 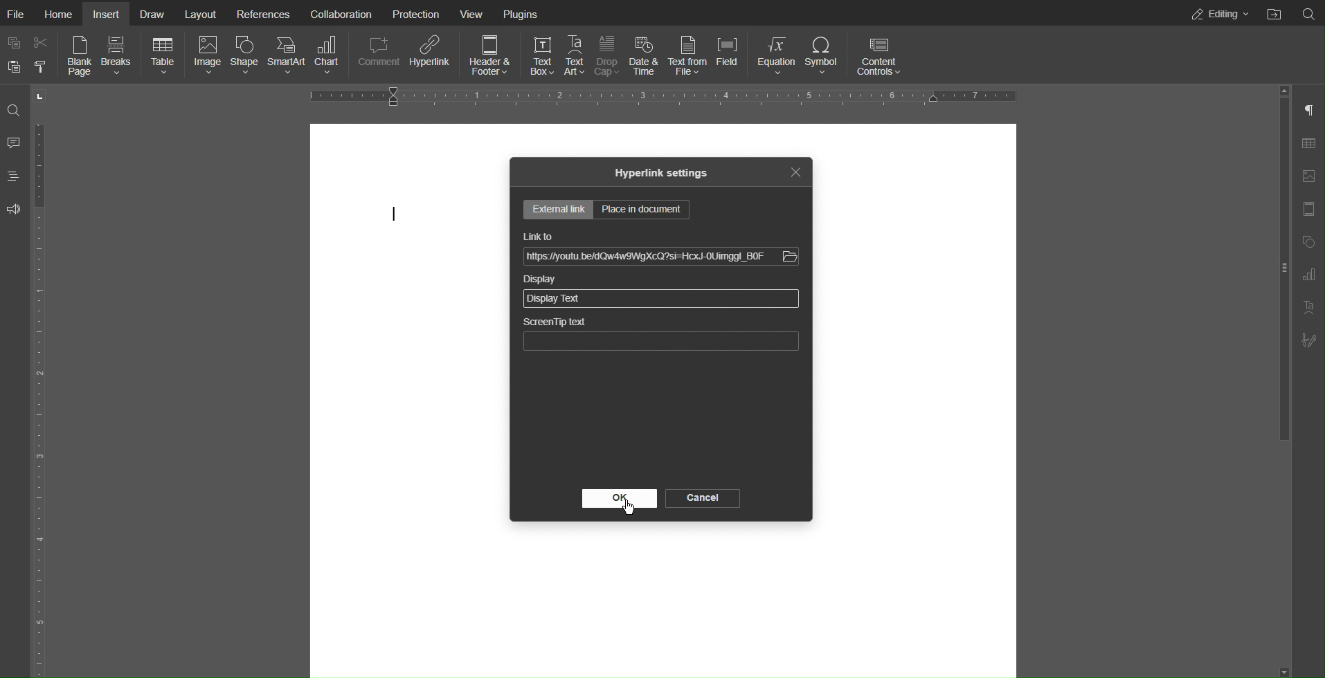 What do you see at coordinates (1306, 309) in the screenshot?
I see `Text Art` at bounding box center [1306, 309].